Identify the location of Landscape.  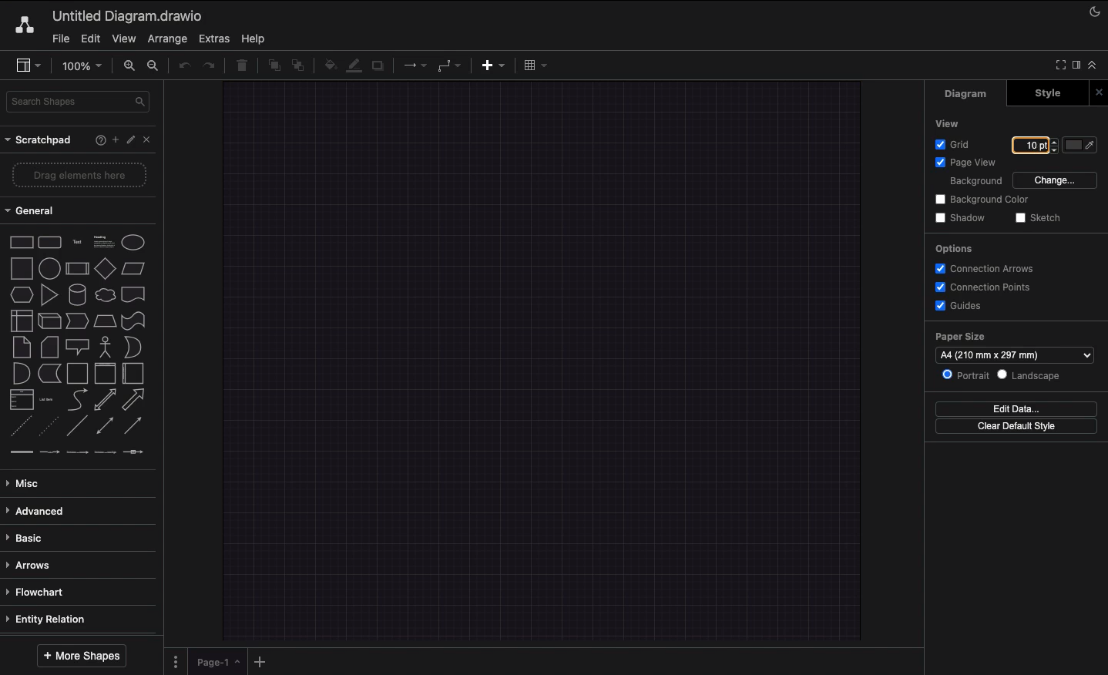
(1034, 377).